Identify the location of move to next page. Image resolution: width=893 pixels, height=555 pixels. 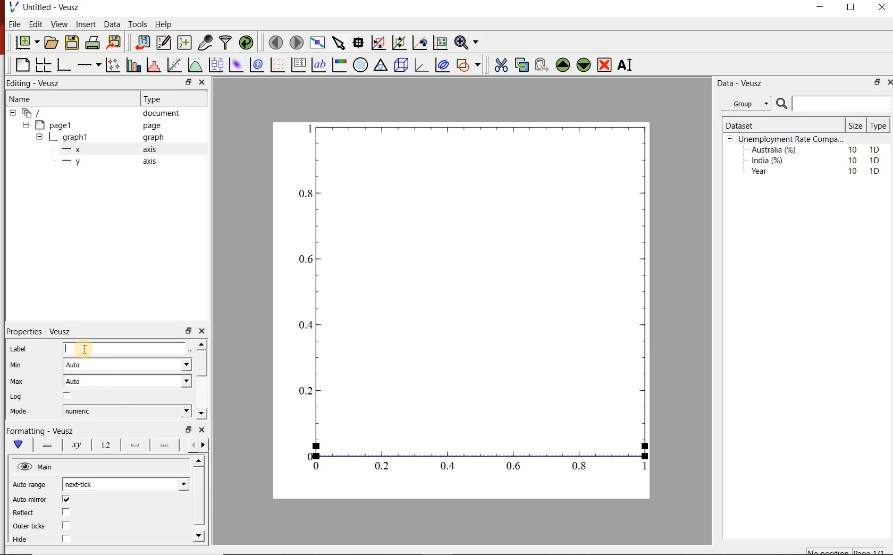
(297, 43).